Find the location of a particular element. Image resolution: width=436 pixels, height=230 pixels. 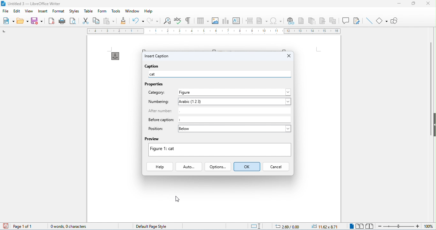

insert special characters is located at coordinates (276, 21).